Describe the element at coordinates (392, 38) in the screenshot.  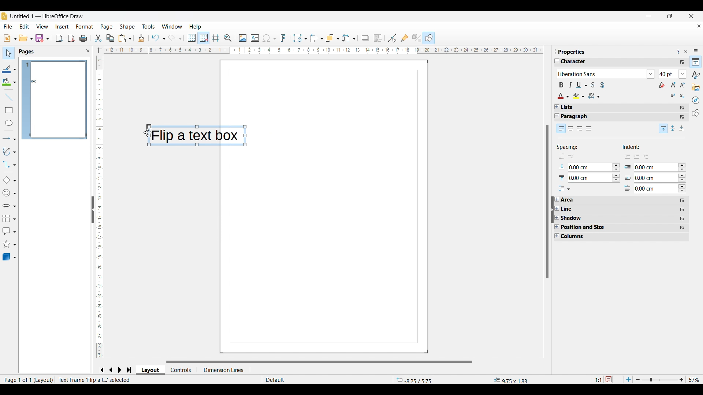
I see `Toggle point edit mode` at that location.